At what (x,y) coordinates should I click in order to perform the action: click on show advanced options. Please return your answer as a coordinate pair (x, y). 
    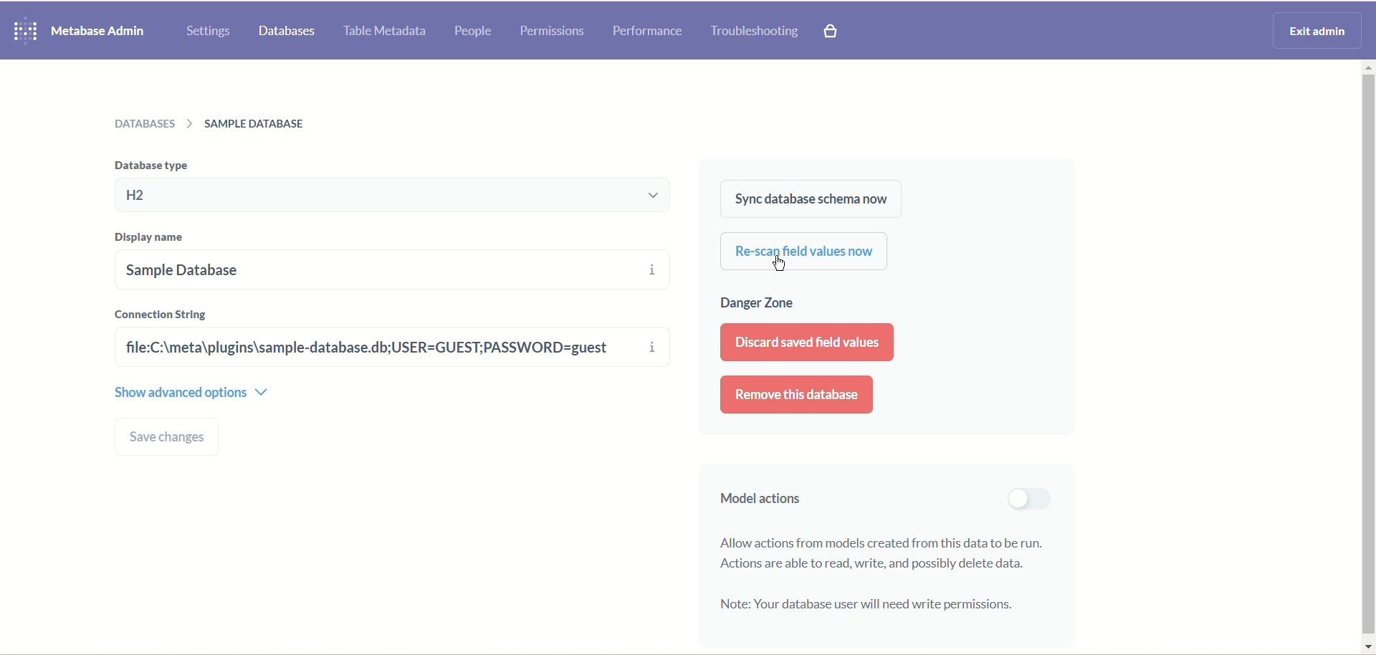
    Looking at the image, I should click on (192, 391).